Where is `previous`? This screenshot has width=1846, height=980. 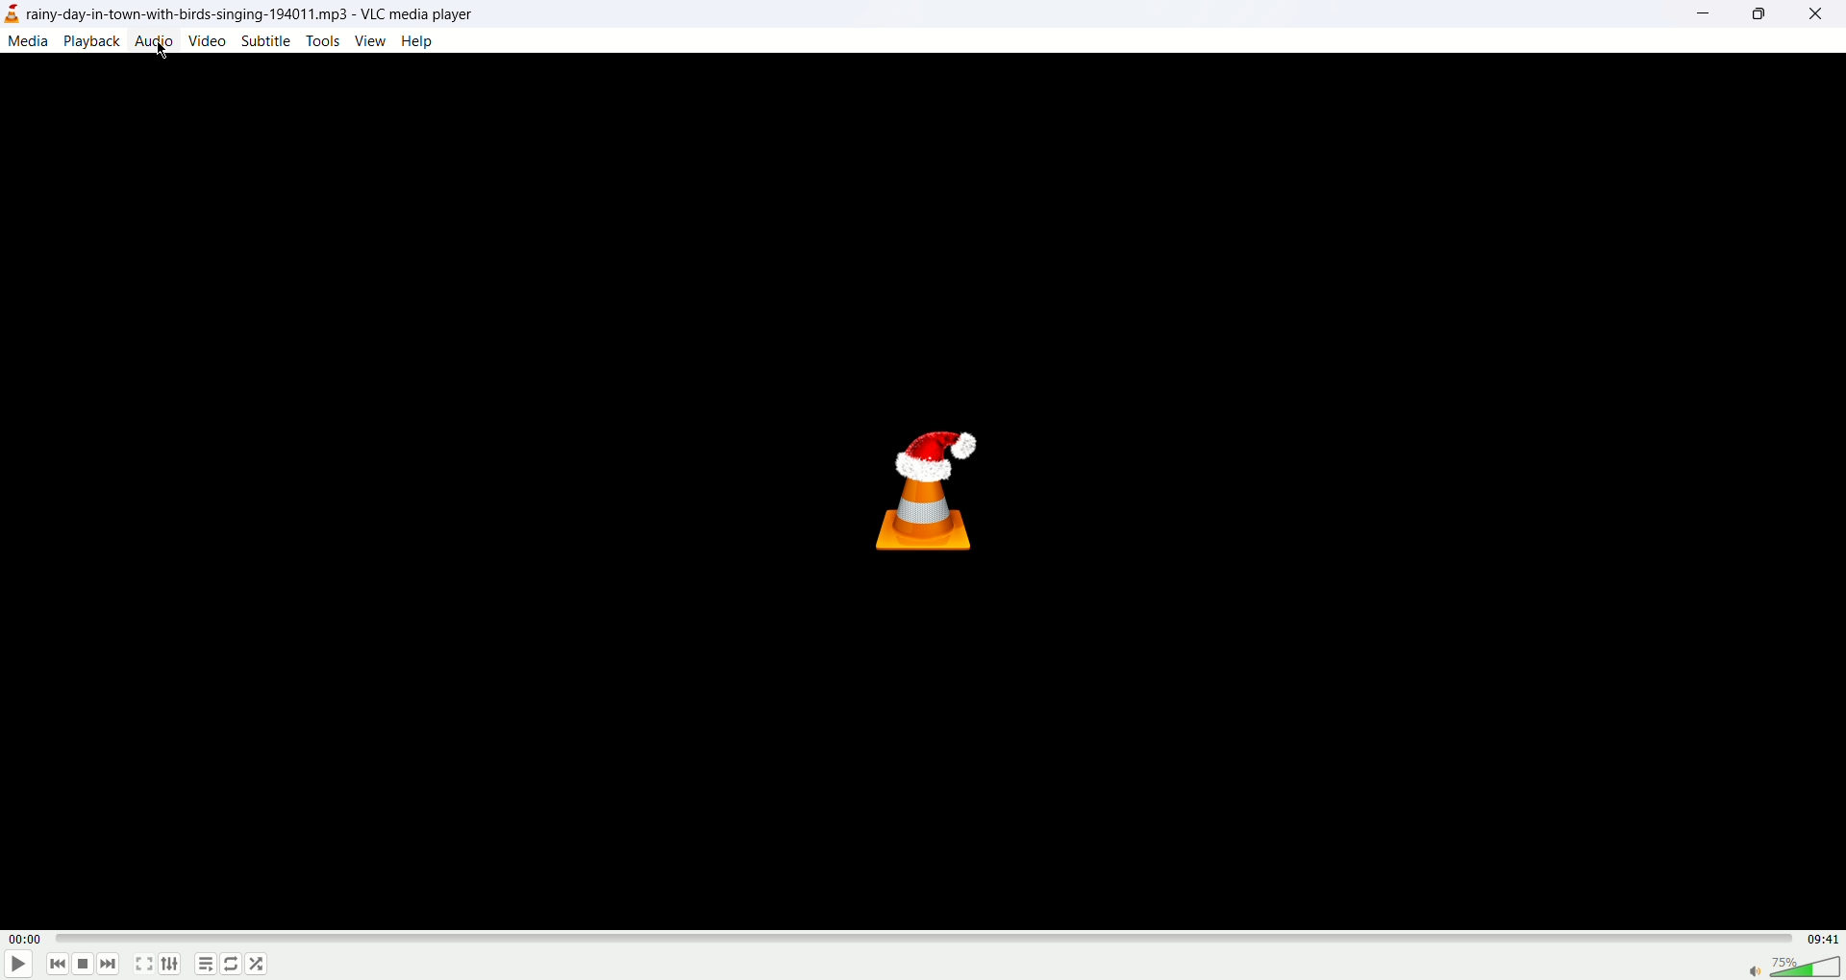 previous is located at coordinates (60, 966).